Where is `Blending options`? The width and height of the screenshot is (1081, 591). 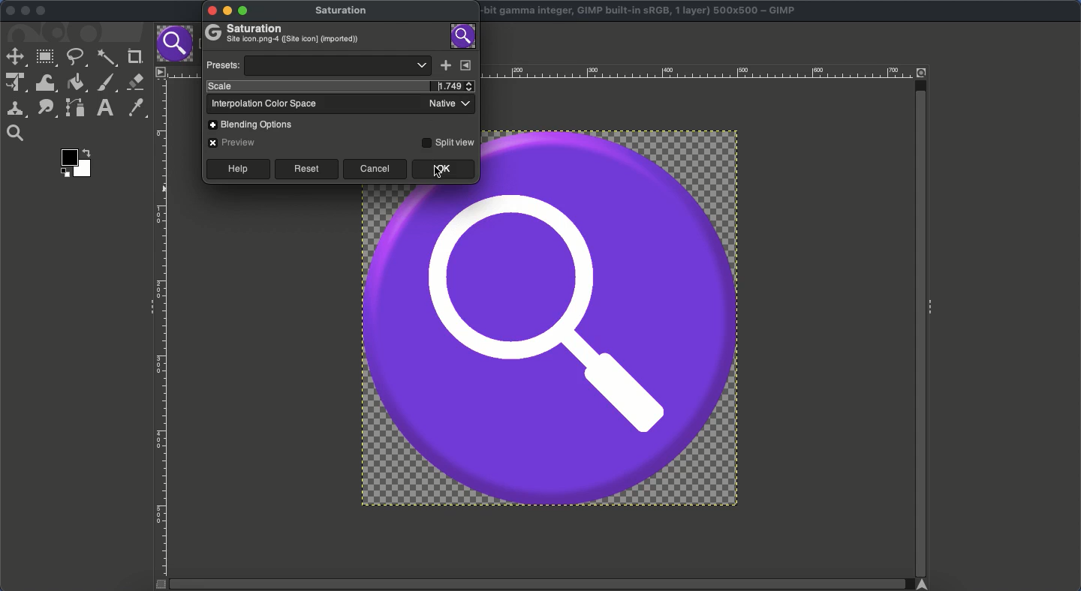
Blending options is located at coordinates (256, 124).